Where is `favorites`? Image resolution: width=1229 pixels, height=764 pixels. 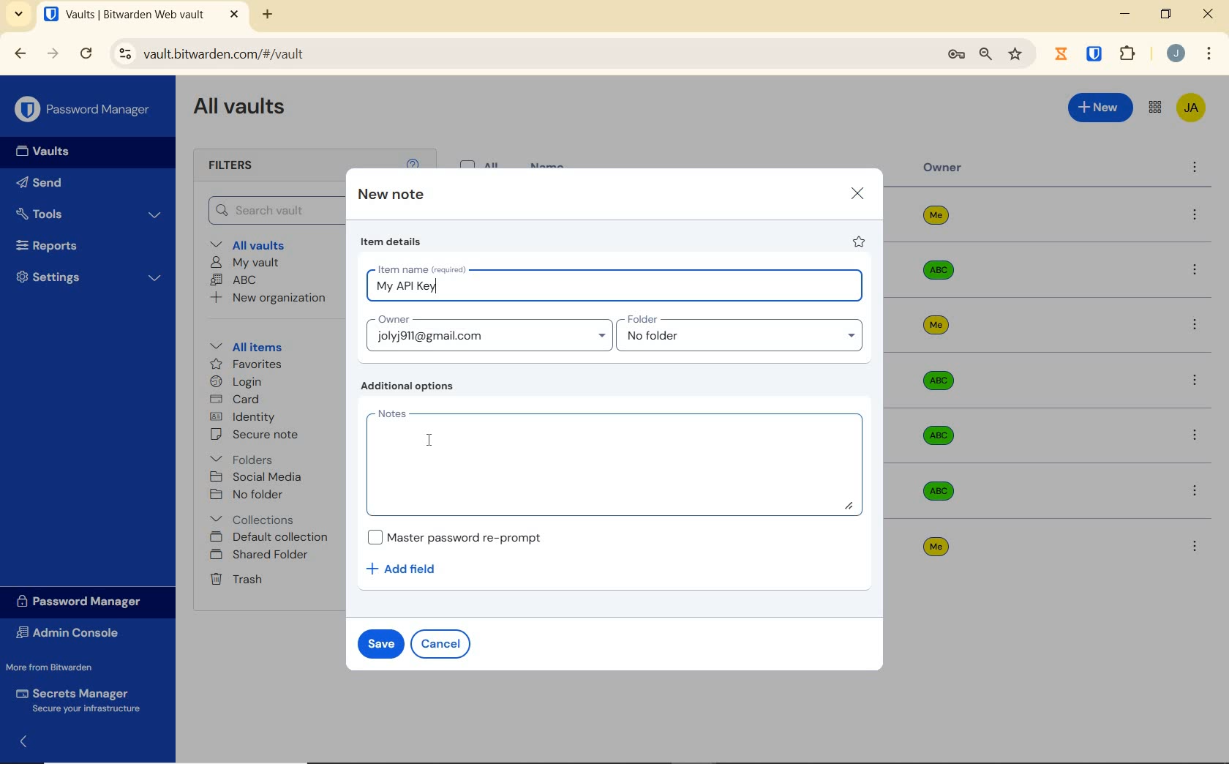
favorites is located at coordinates (244, 364).